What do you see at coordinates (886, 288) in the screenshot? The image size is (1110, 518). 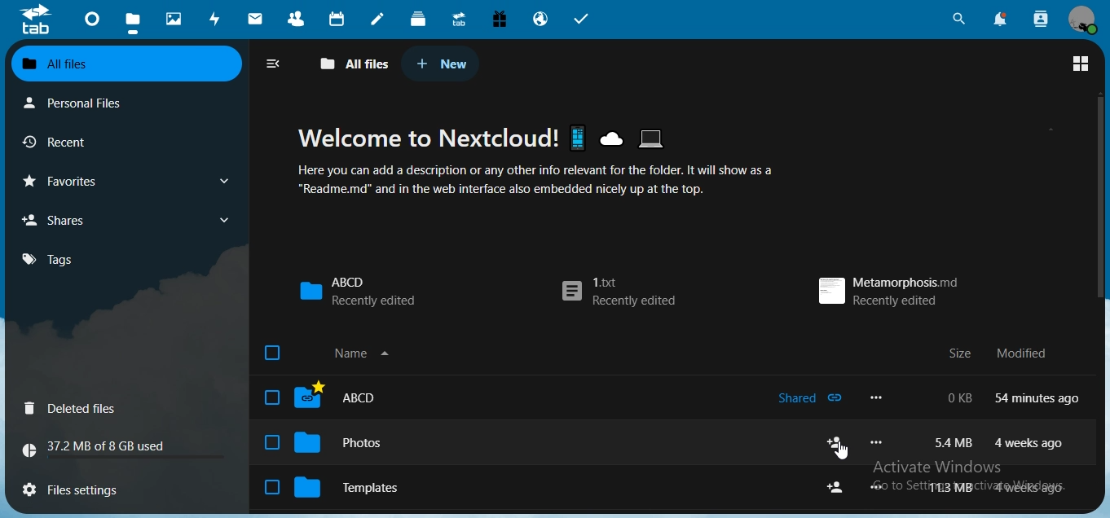 I see `metamorphosis.md` at bounding box center [886, 288].